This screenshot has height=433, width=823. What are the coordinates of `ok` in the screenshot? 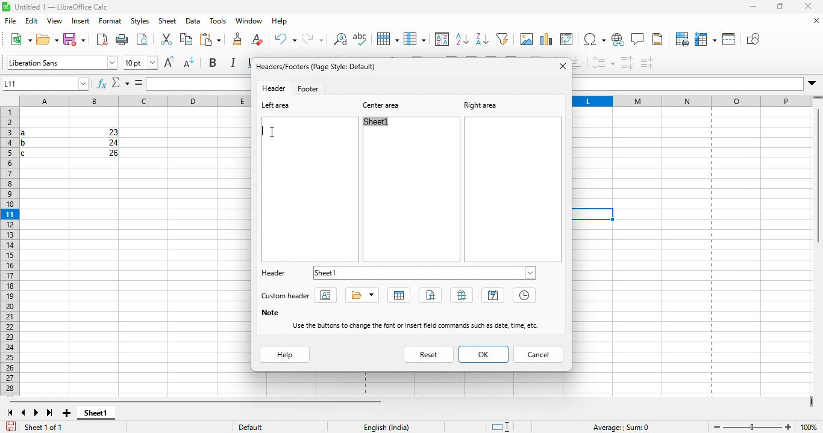 It's located at (482, 354).